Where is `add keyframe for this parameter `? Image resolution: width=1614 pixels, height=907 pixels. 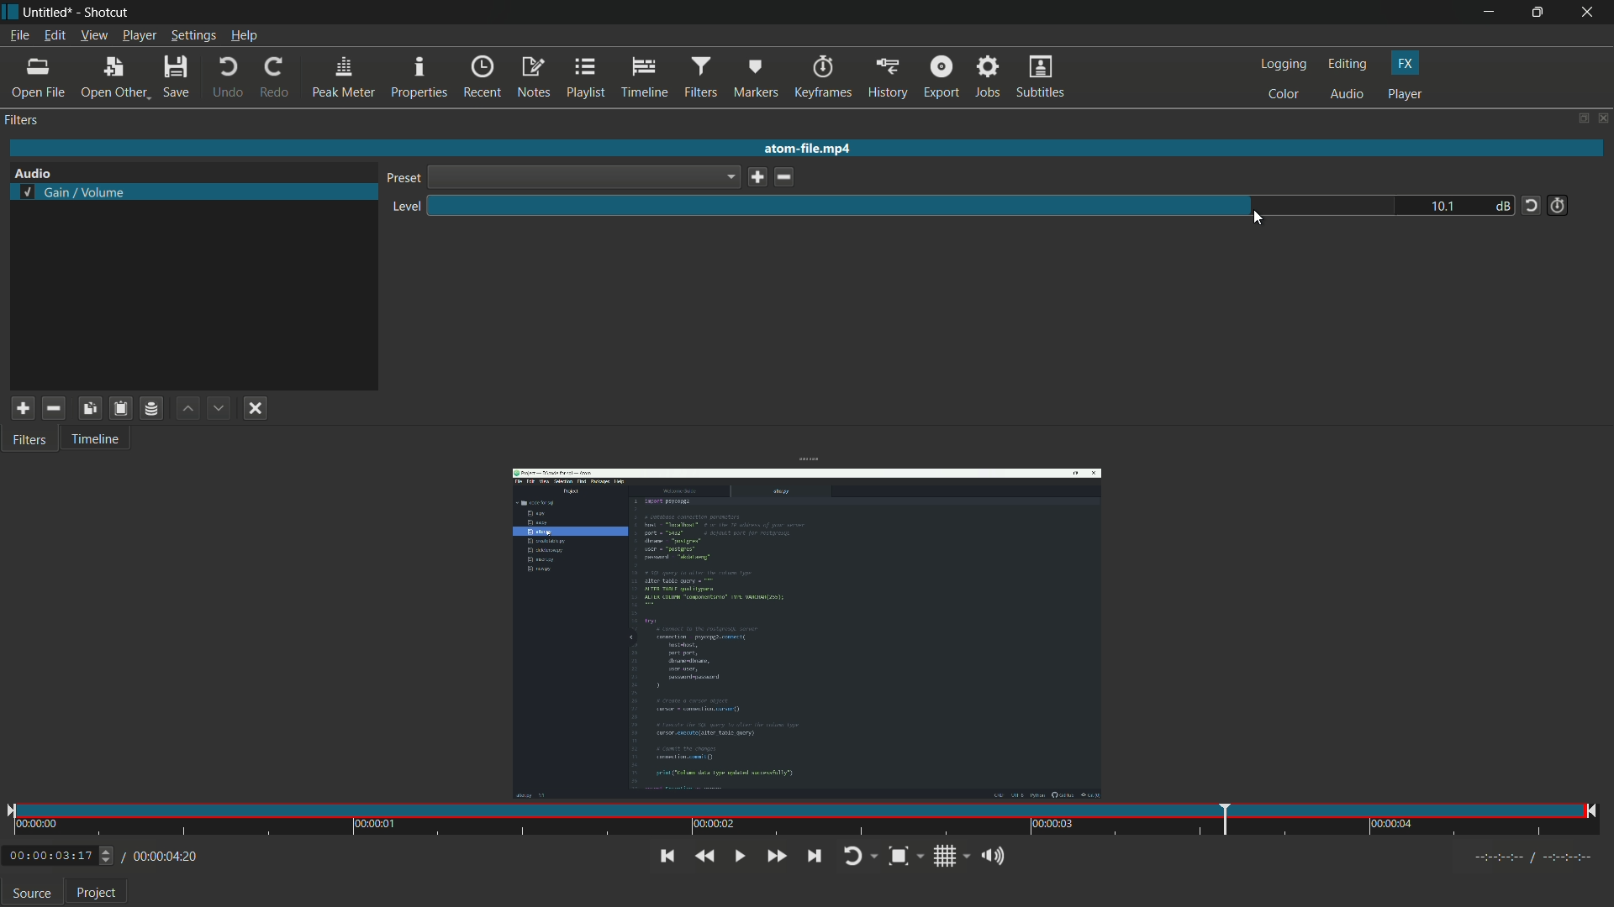
add keyframe for this parameter  is located at coordinates (1558, 205).